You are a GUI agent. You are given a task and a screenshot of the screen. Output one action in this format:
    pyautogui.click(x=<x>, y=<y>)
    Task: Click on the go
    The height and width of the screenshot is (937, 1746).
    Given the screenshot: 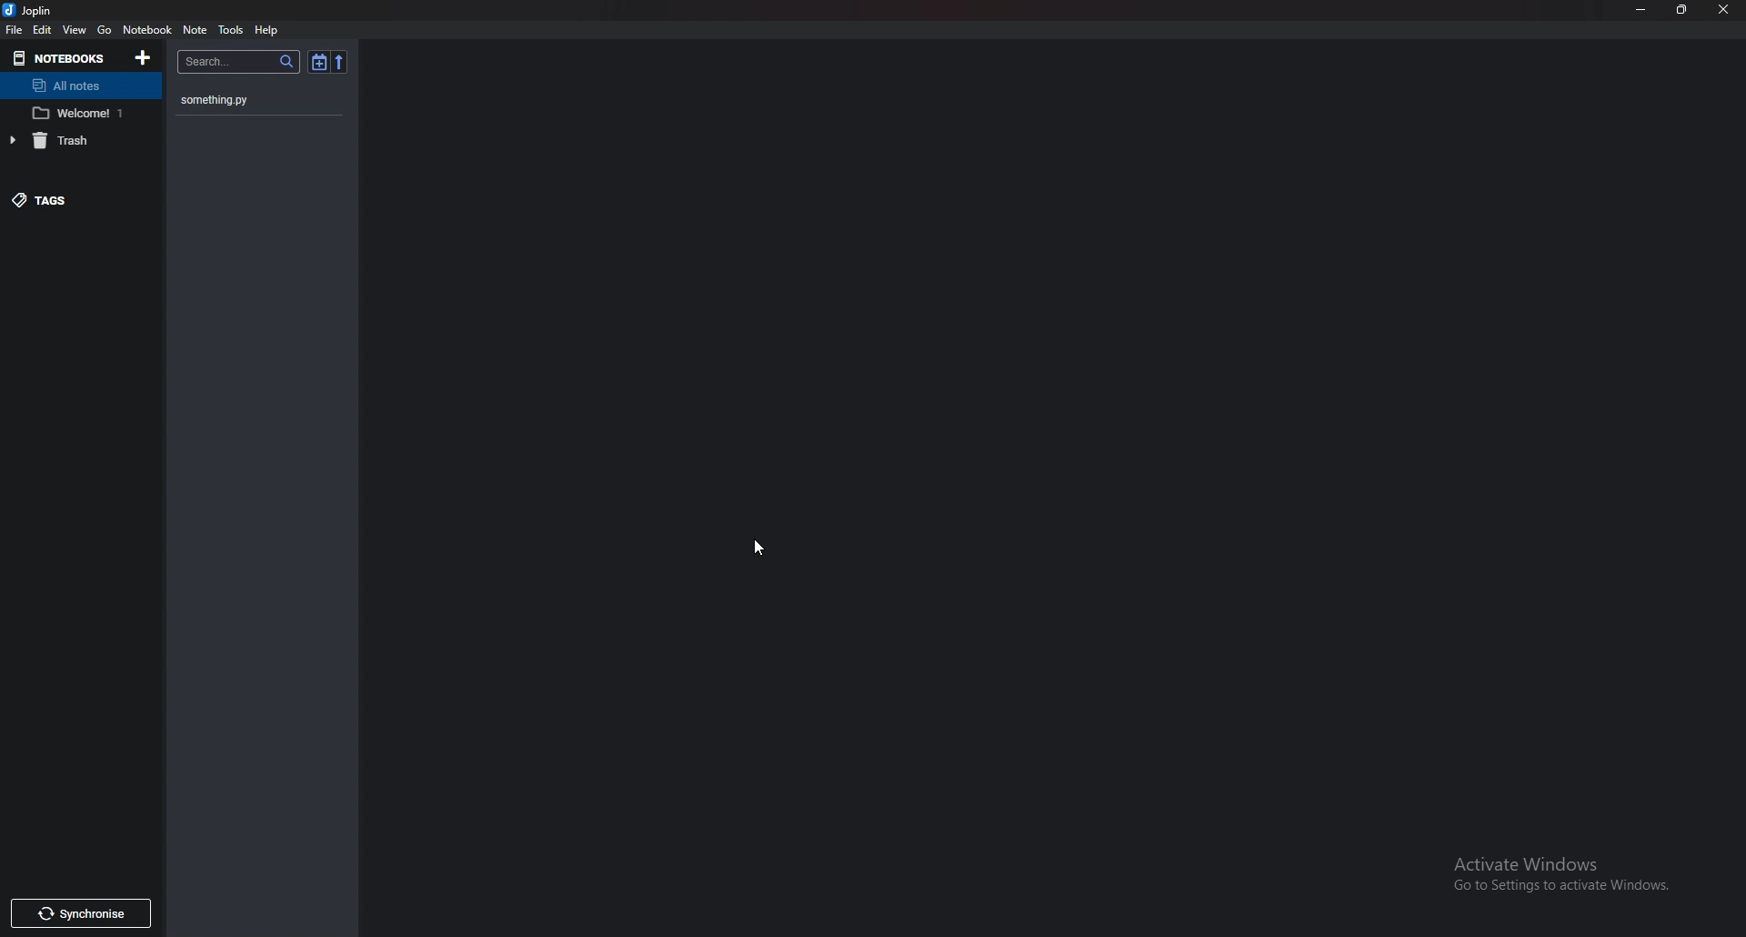 What is the action you would take?
    pyautogui.click(x=104, y=30)
    